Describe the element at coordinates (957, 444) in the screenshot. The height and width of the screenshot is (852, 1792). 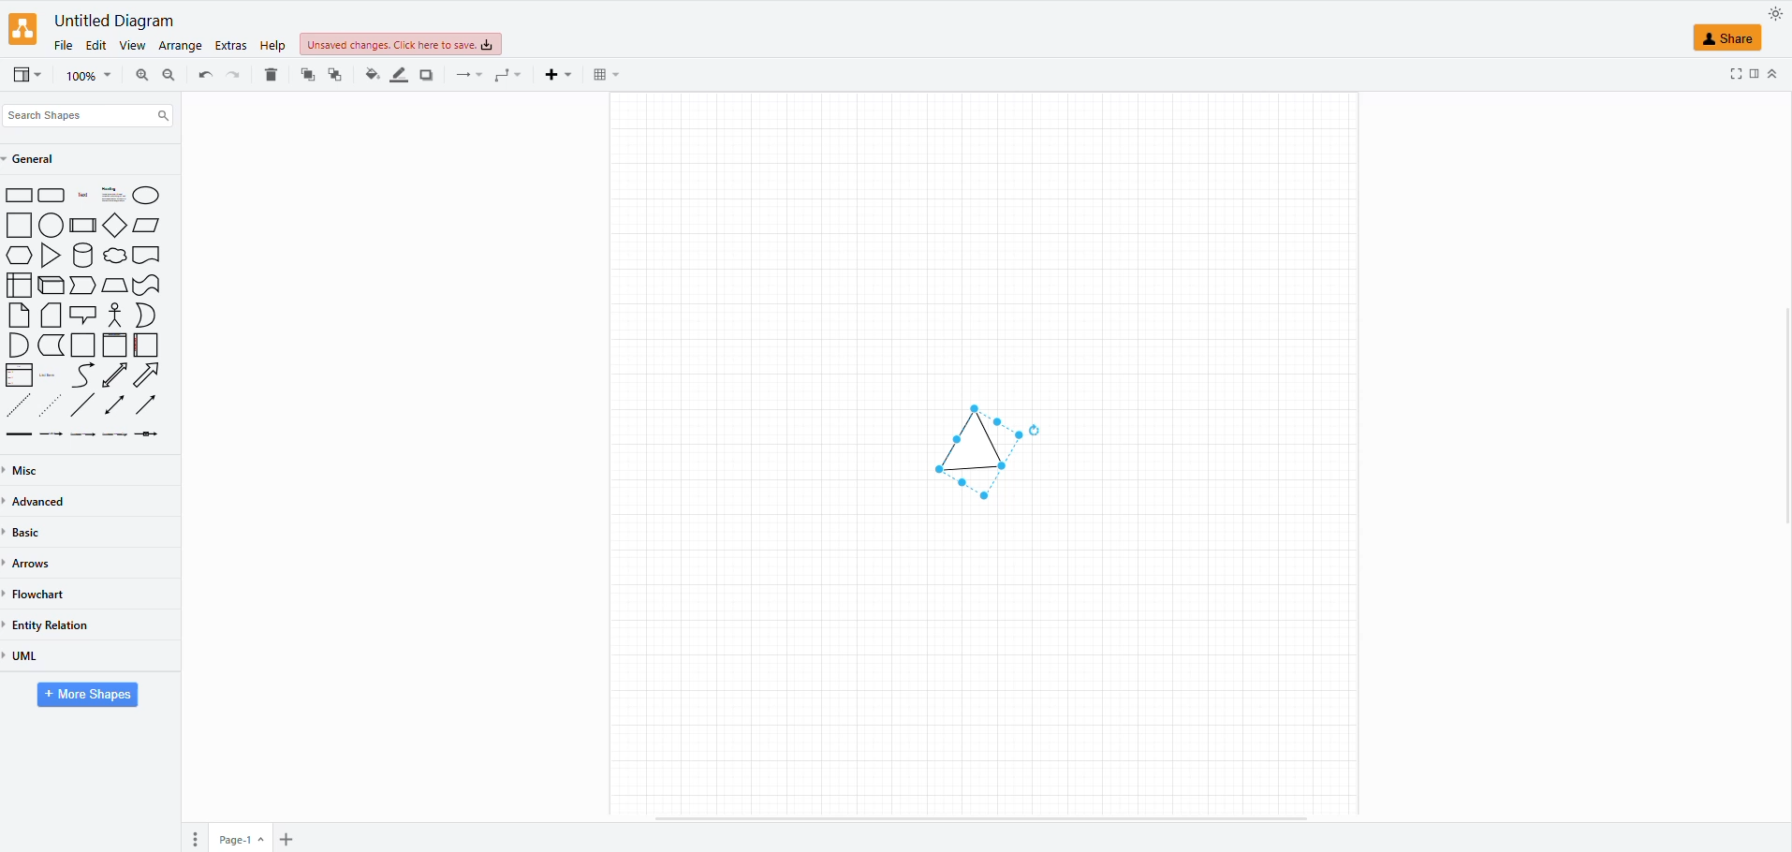
I see `shape` at that location.